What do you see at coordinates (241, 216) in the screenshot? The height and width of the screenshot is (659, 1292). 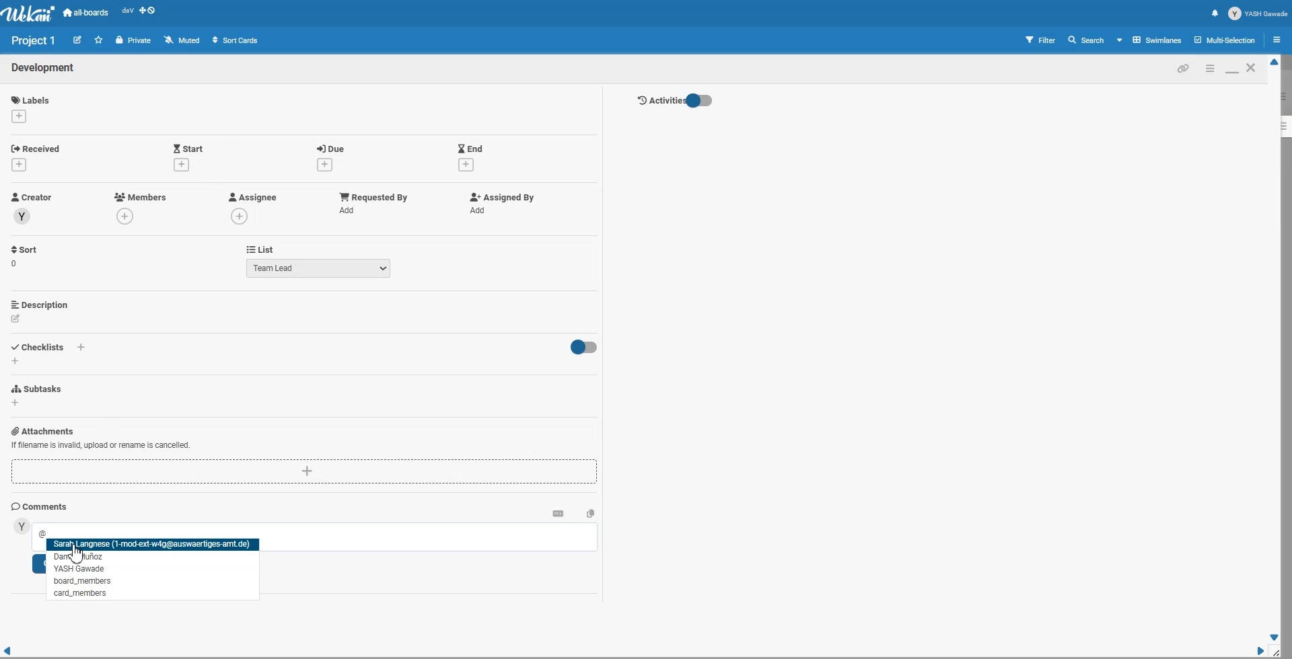 I see `add` at bounding box center [241, 216].